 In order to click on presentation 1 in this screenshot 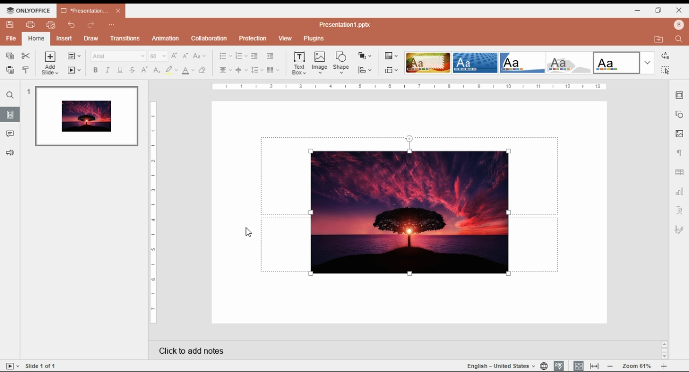, I will do `click(90, 10)`.